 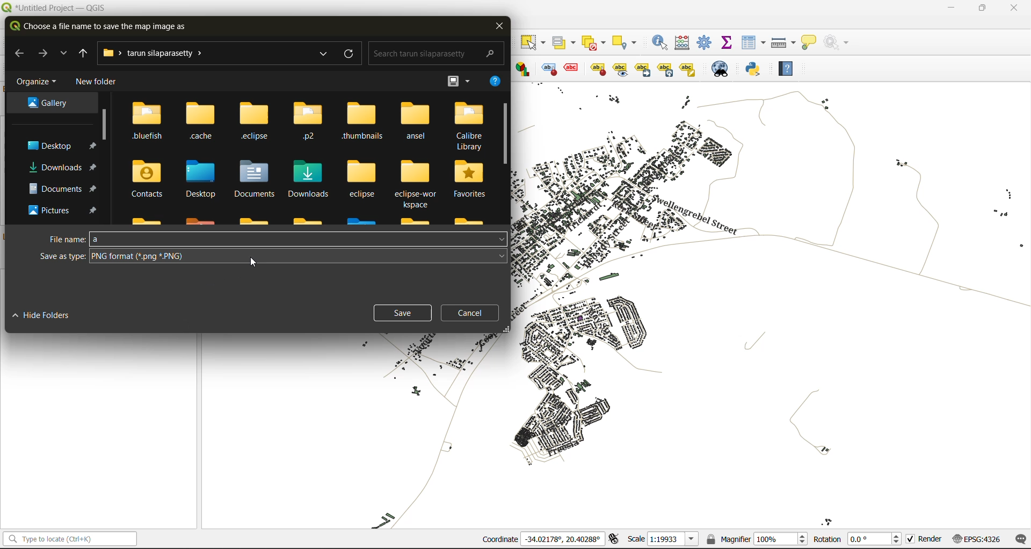 What do you see at coordinates (95, 82) in the screenshot?
I see `new folder` at bounding box center [95, 82].